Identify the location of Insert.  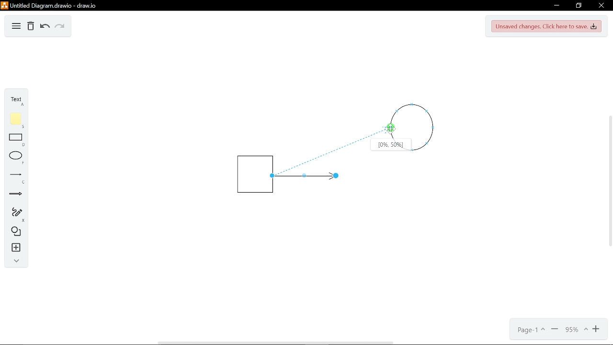
(13, 247).